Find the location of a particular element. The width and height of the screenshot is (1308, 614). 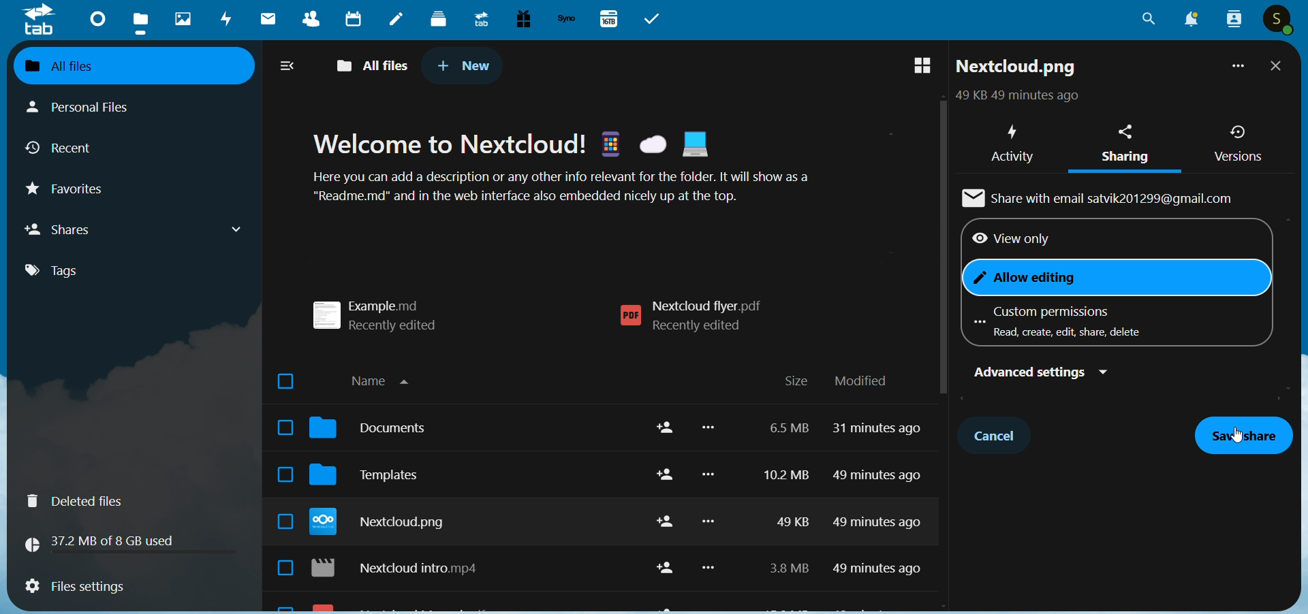

nextcloud intro  is located at coordinates (403, 570).